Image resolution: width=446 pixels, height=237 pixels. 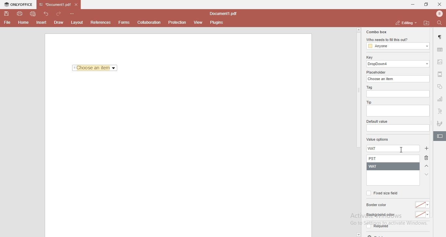 What do you see at coordinates (33, 13) in the screenshot?
I see `quick print` at bounding box center [33, 13].